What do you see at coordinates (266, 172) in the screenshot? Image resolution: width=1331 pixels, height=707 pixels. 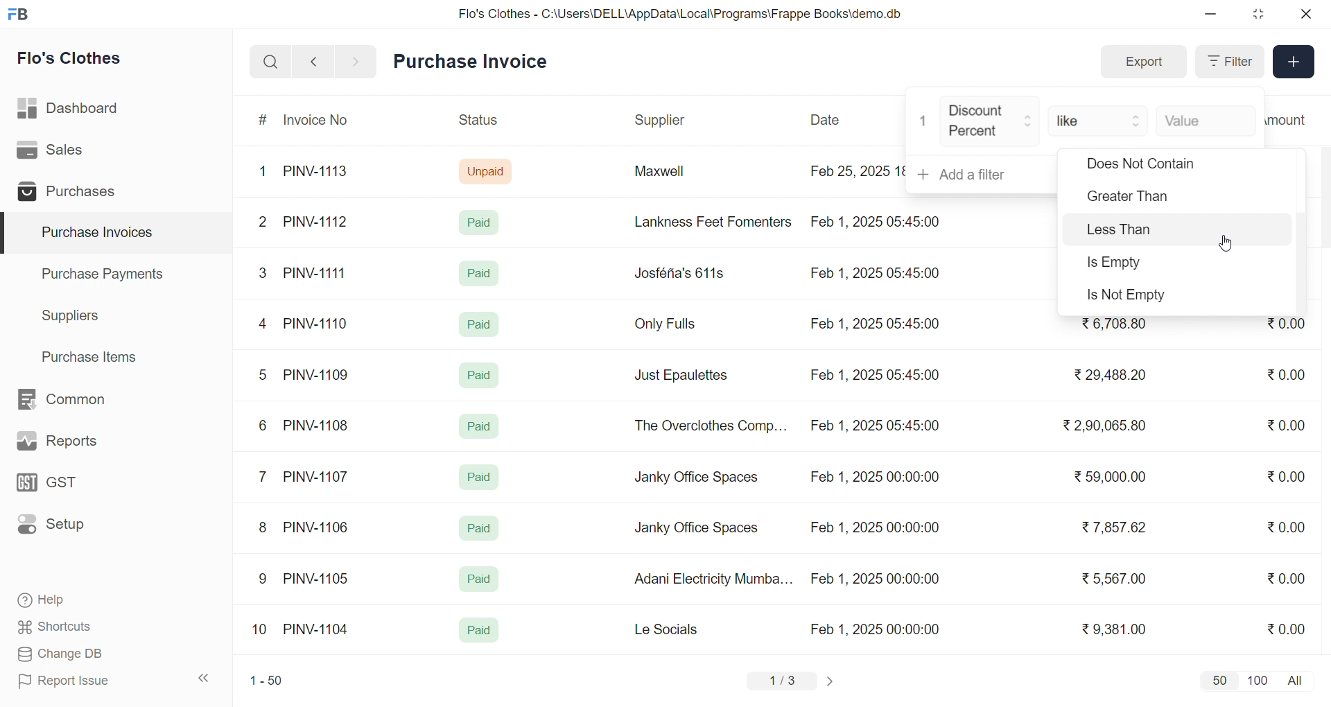 I see `1` at bounding box center [266, 172].